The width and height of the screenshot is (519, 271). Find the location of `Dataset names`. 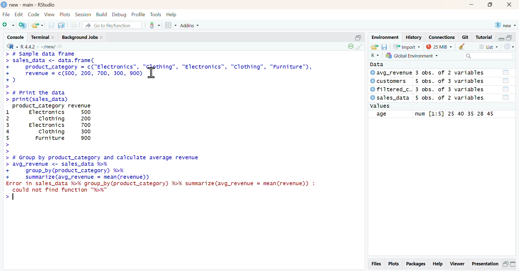

Dataset names is located at coordinates (391, 85).